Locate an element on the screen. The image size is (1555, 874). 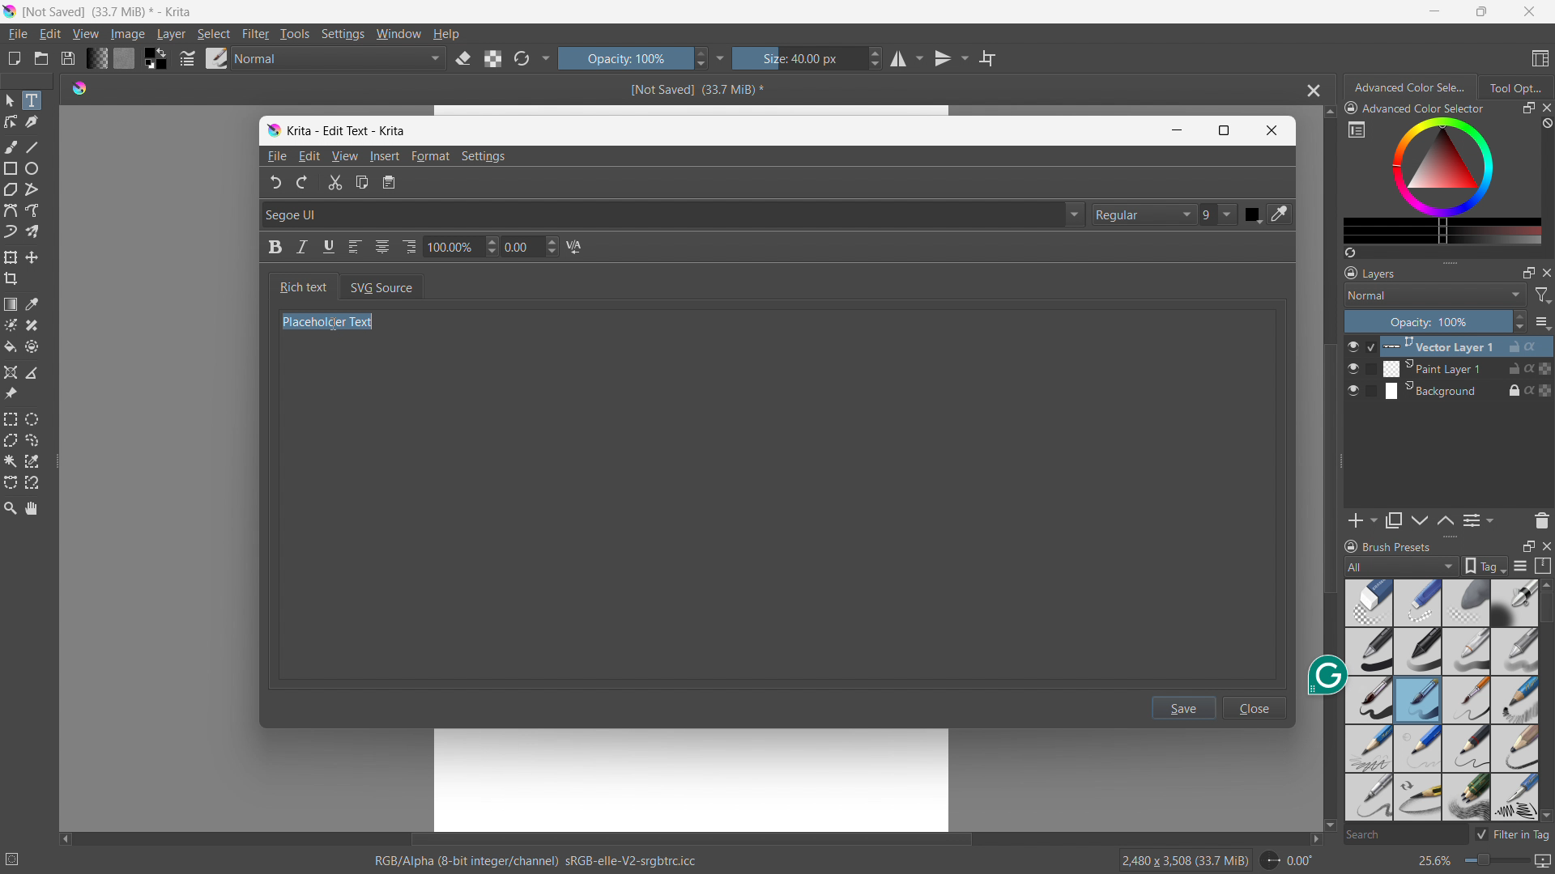
small tip pencil is located at coordinates (1417, 798).